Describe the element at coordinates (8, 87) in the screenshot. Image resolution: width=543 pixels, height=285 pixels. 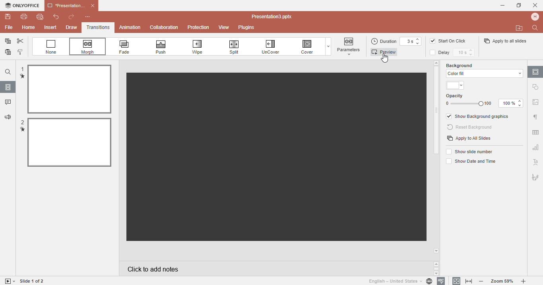
I see `Slides ` at that location.